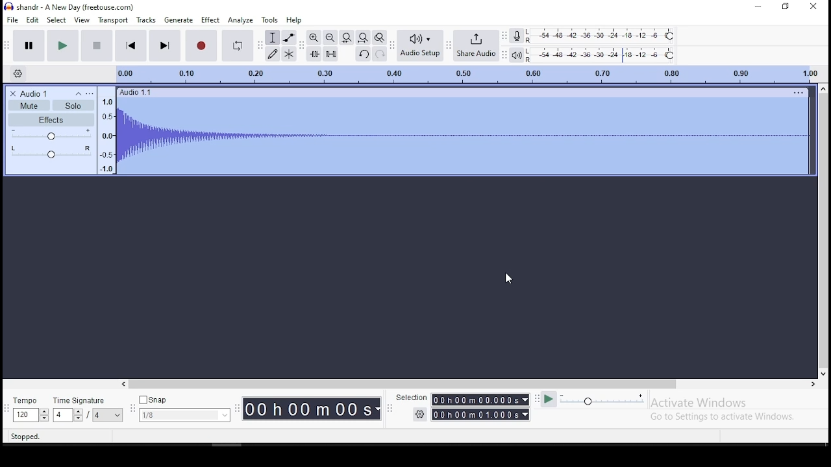 This screenshot has height=467, width=831. What do you see at coordinates (330, 54) in the screenshot?
I see `silence audio signal` at bounding box center [330, 54].